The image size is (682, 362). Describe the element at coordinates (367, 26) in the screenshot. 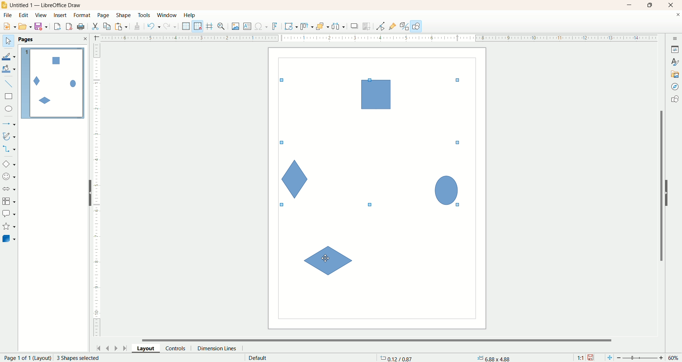

I see `crop image` at that location.